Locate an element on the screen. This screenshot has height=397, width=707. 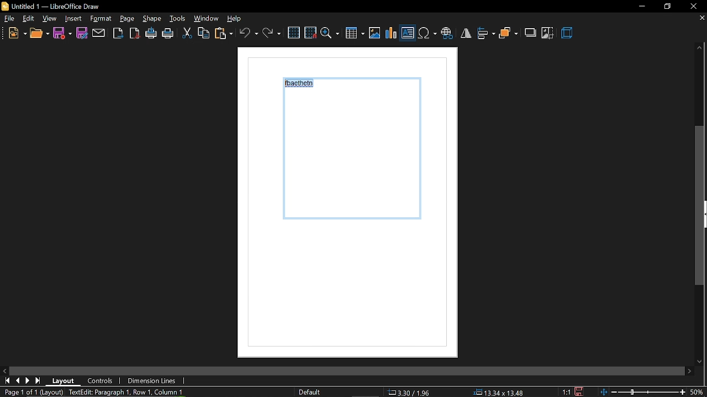
print is located at coordinates (168, 35).